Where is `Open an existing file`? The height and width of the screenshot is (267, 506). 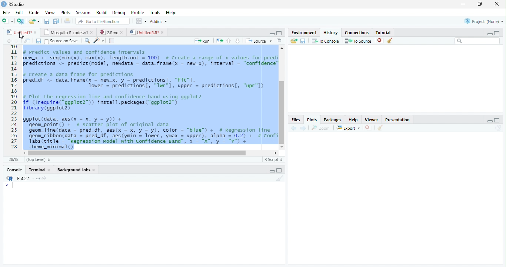
Open an existing file is located at coordinates (35, 22).